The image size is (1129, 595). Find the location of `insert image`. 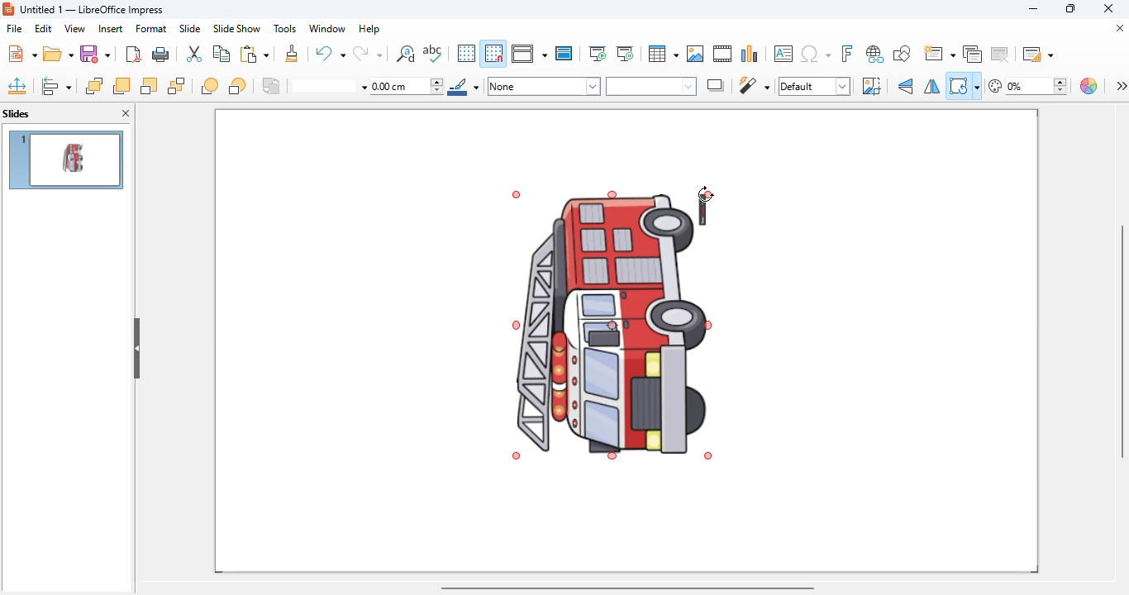

insert image is located at coordinates (695, 54).